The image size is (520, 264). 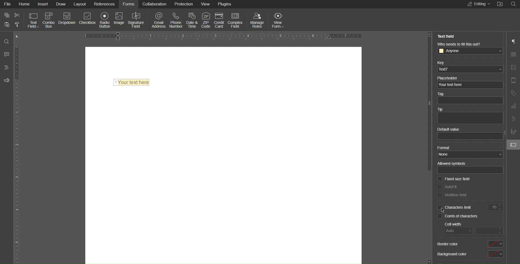 I want to click on Radio Button, so click(x=105, y=20).